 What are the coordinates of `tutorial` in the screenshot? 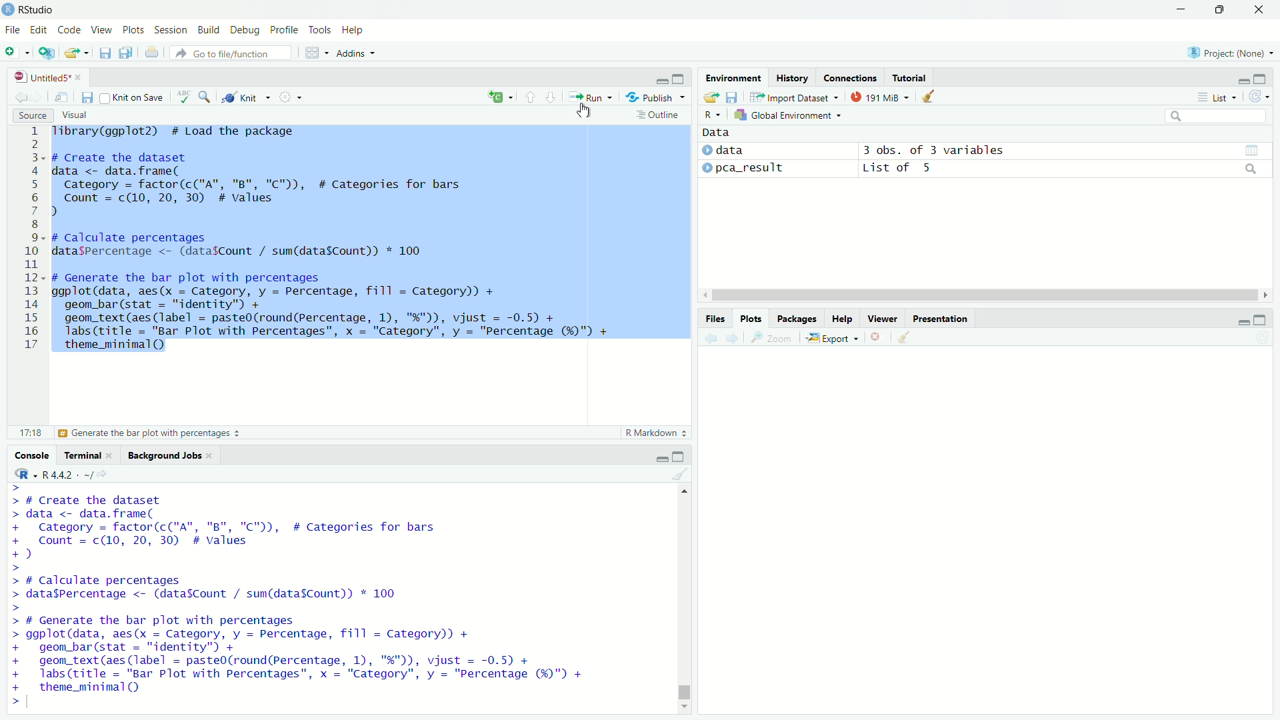 It's located at (911, 77).